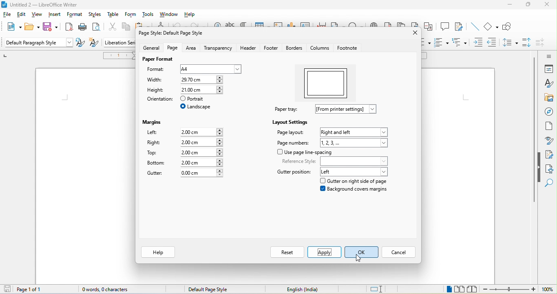 The height and width of the screenshot is (294, 557). Describe the element at coordinates (412, 35) in the screenshot. I see `close` at that location.